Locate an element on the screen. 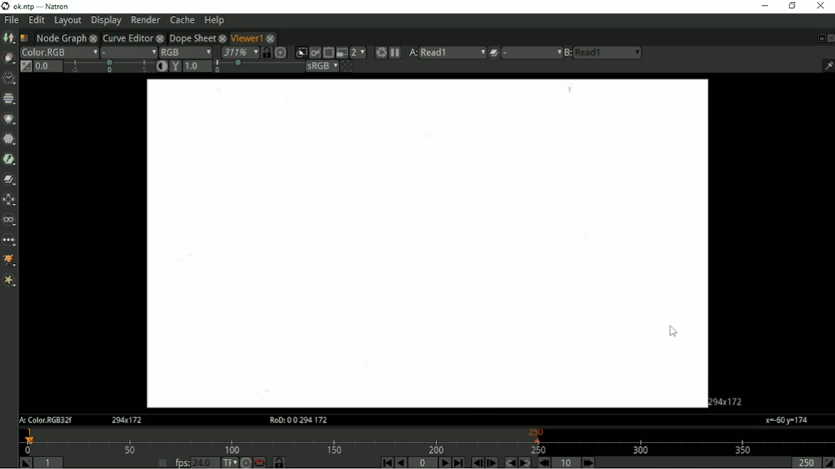 The height and width of the screenshot is (469, 835). Switch between "neutral" 1.0 gain f-stop and the previous setting is located at coordinates (26, 66).